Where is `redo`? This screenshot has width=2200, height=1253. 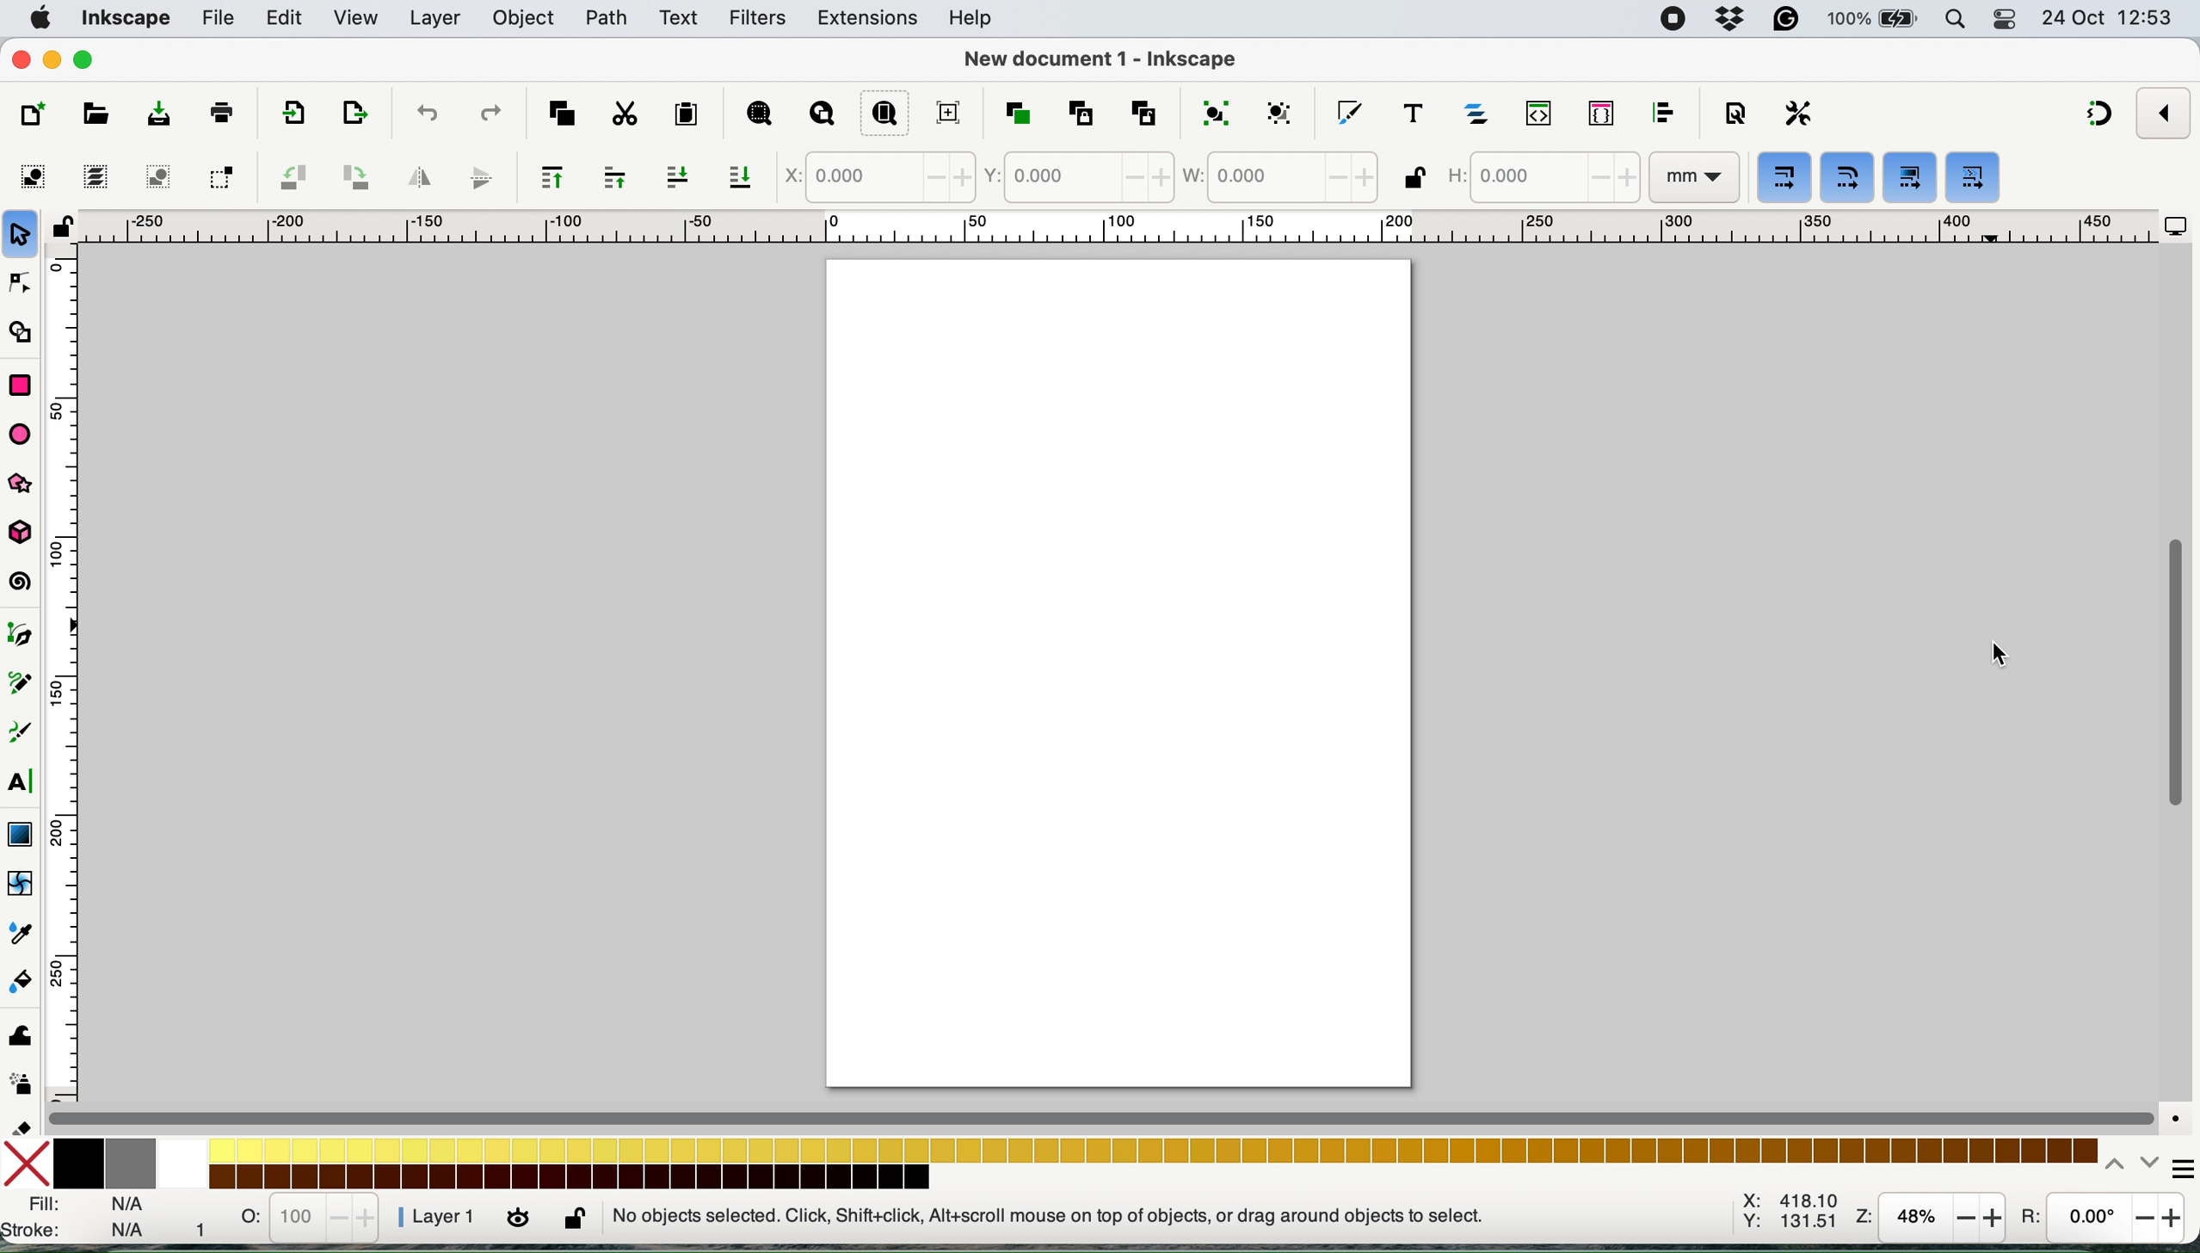 redo is located at coordinates (489, 114).